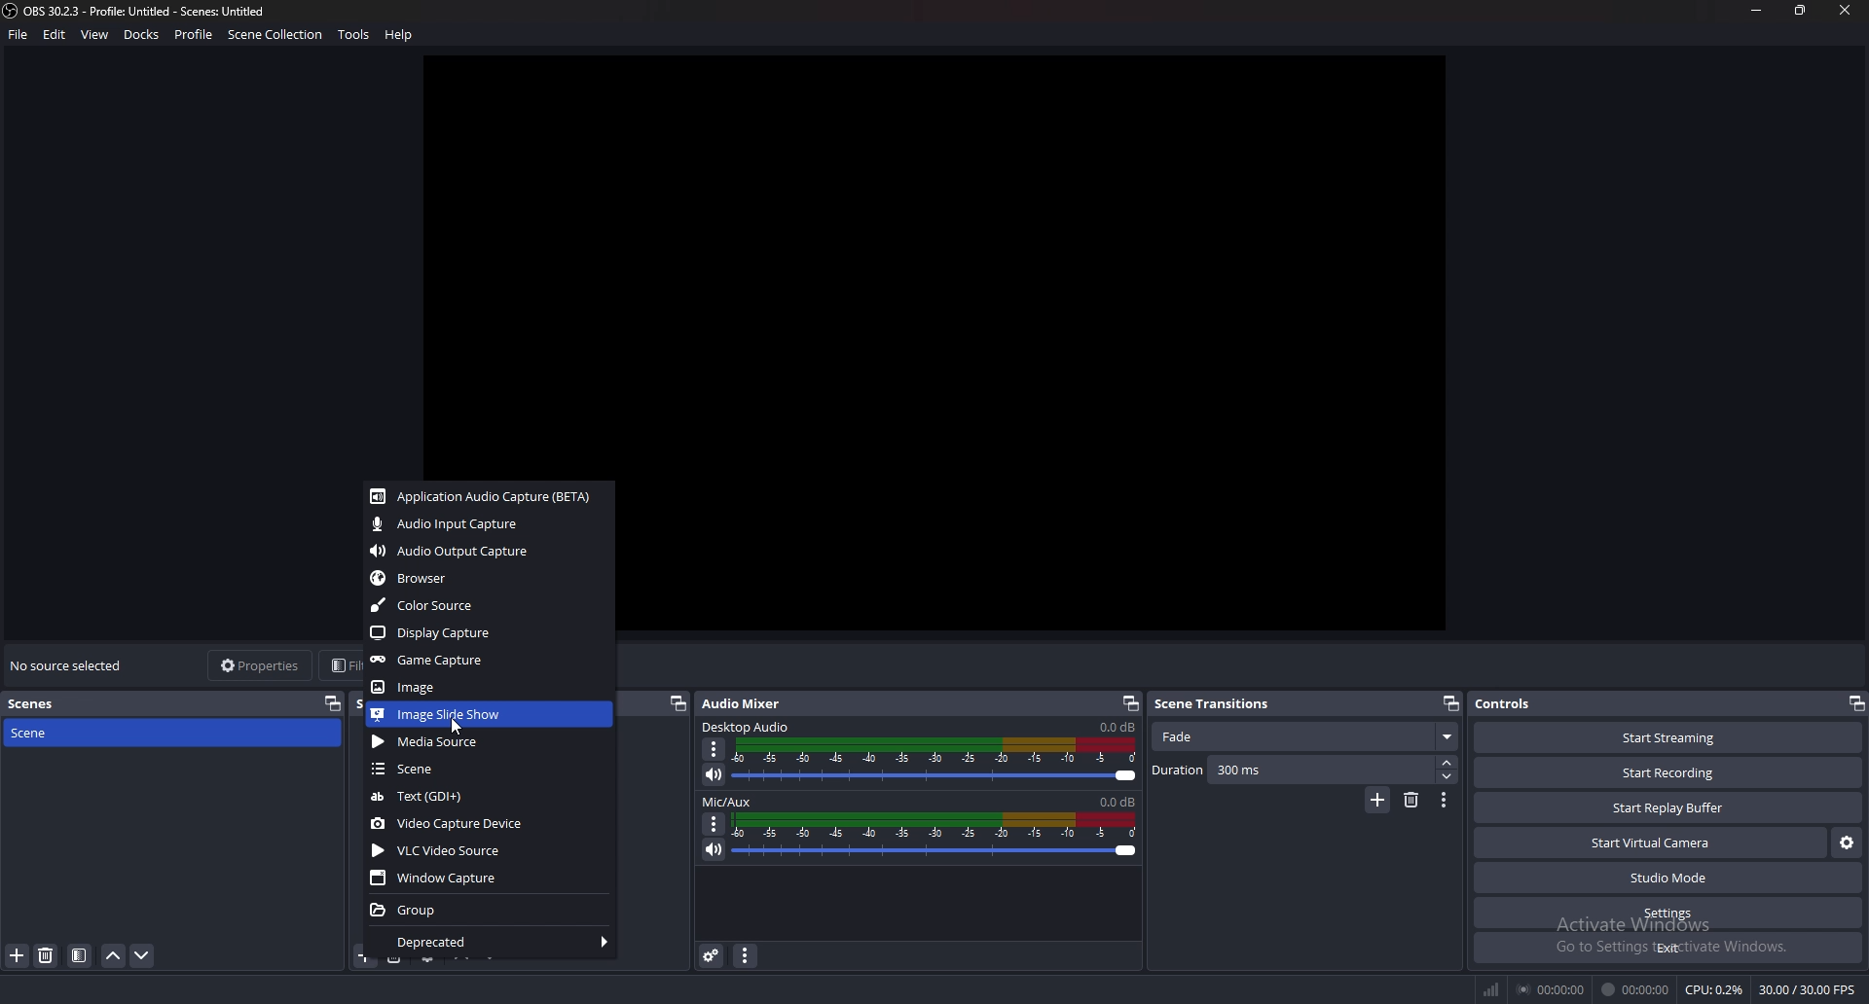 Image resolution: width=1869 pixels, height=1004 pixels. I want to click on controls, so click(1515, 704).